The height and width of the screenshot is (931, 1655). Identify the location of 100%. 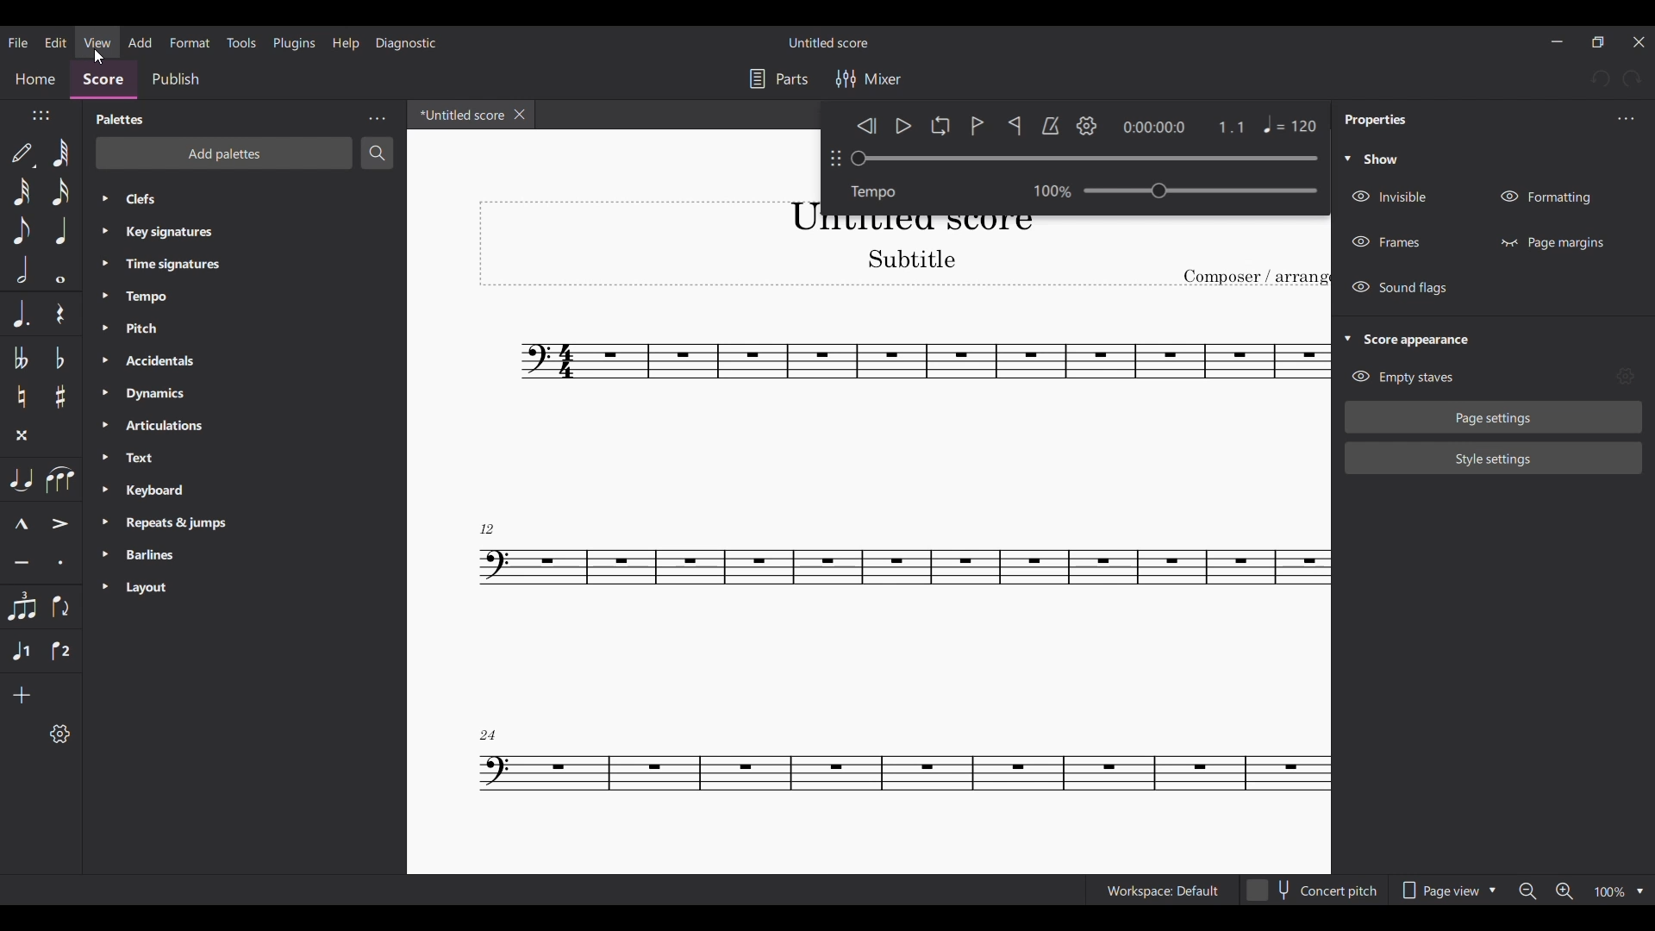
(1044, 189).